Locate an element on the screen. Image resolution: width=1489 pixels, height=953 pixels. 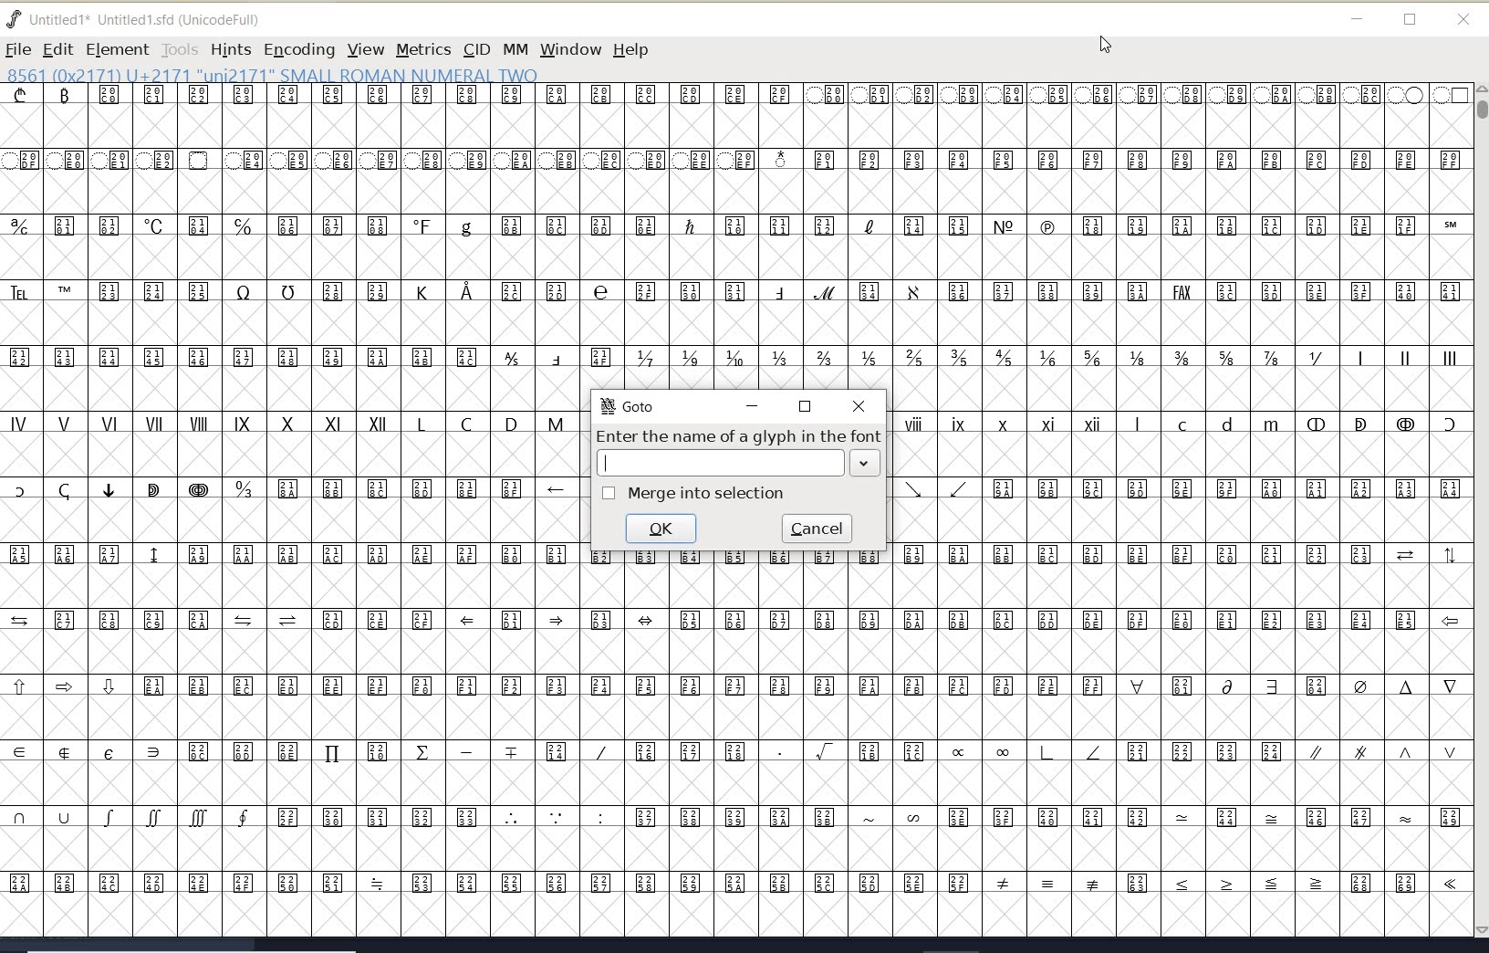
restore is located at coordinates (1411, 21).